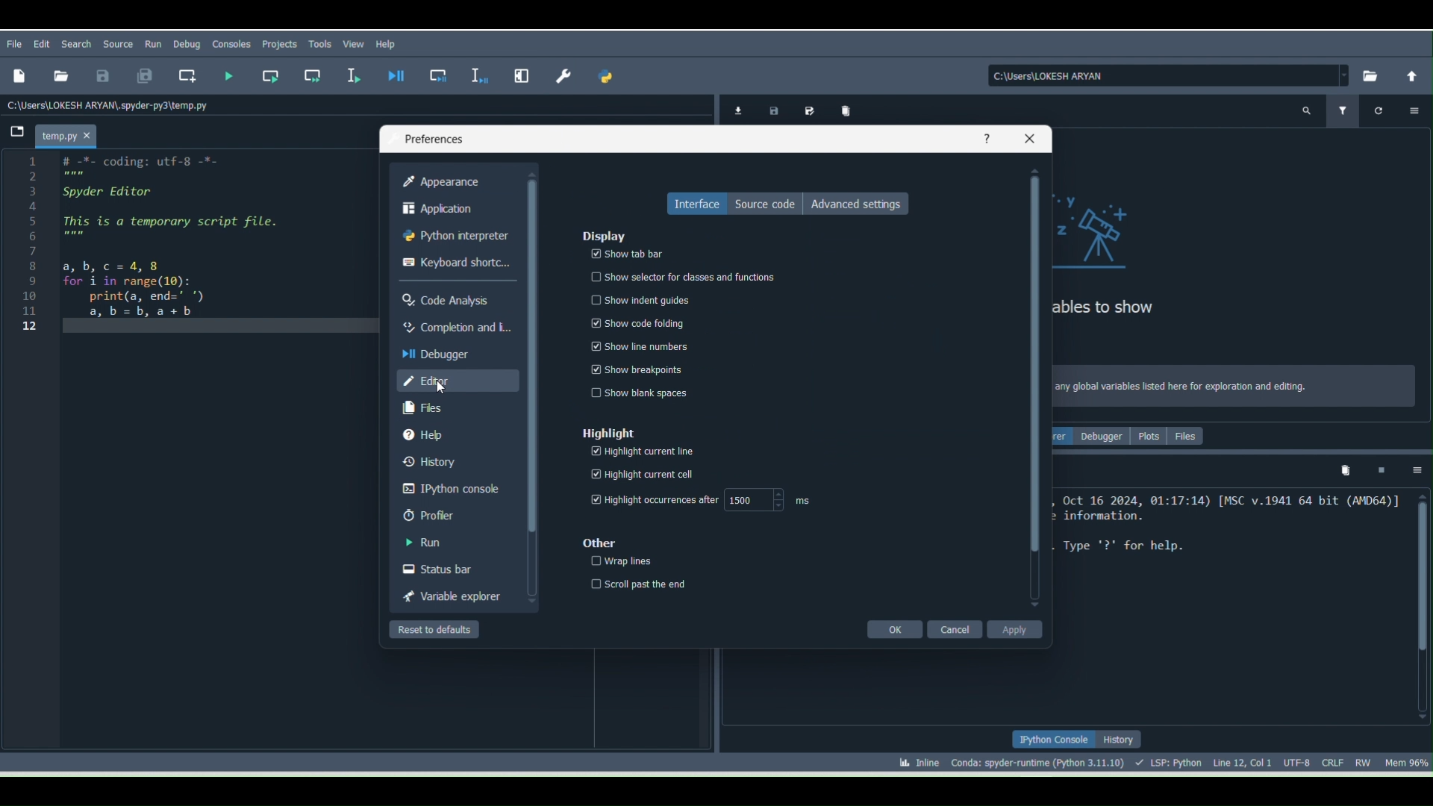 Image resolution: width=1433 pixels, height=806 pixels. I want to click on Debugger, so click(1103, 436).